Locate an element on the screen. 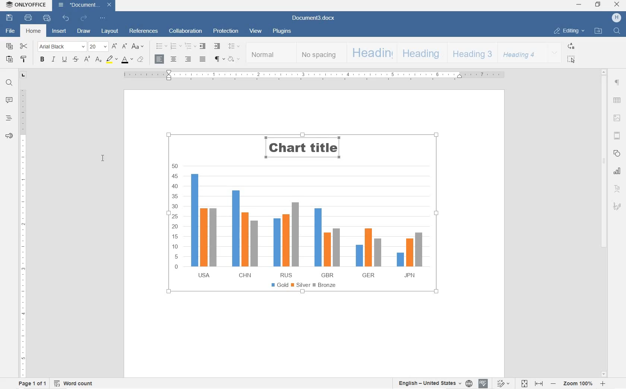  PASTE is located at coordinates (9, 59).